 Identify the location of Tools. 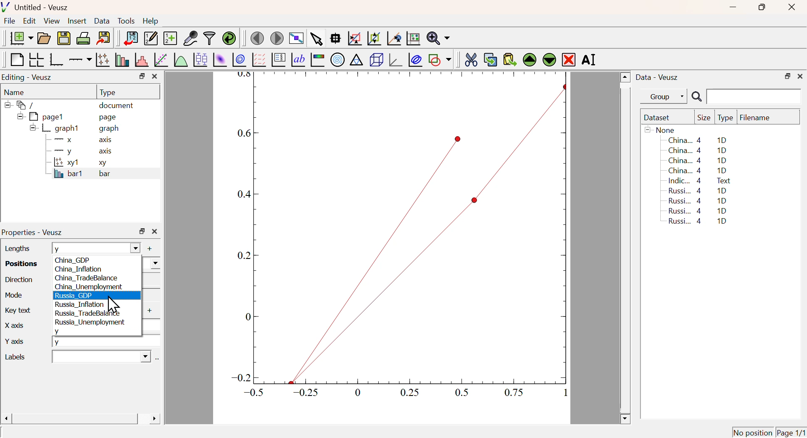
(126, 21).